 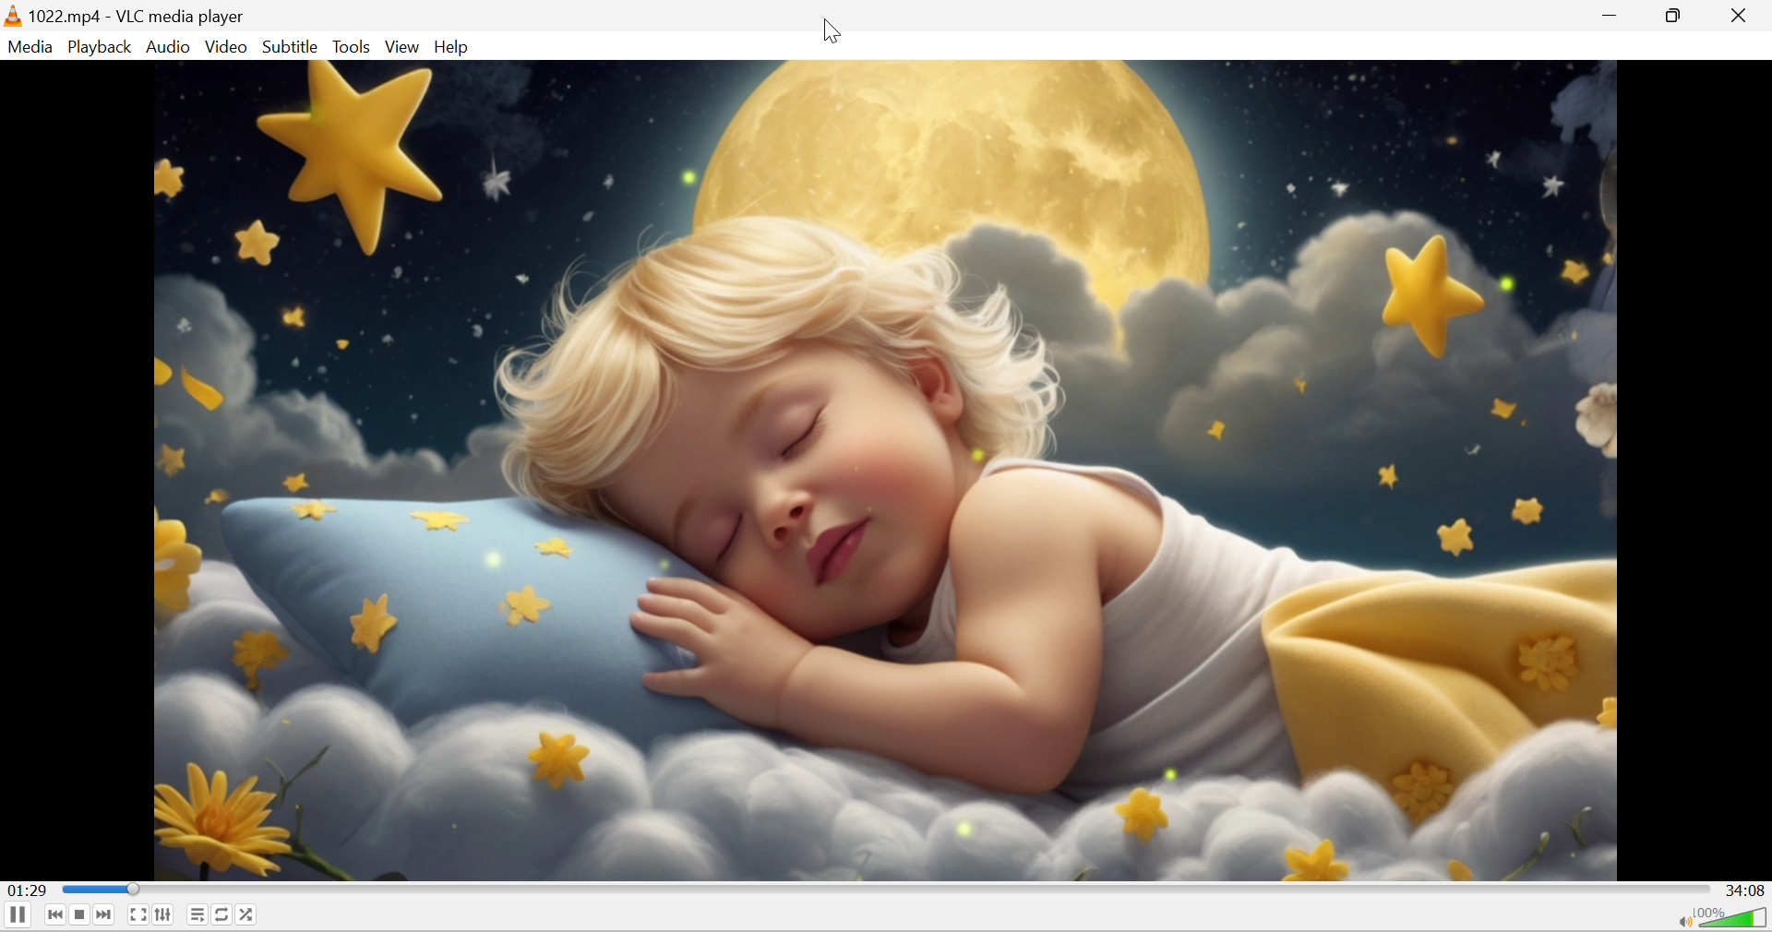 What do you see at coordinates (1731, 918) in the screenshot?
I see `Volume` at bounding box center [1731, 918].